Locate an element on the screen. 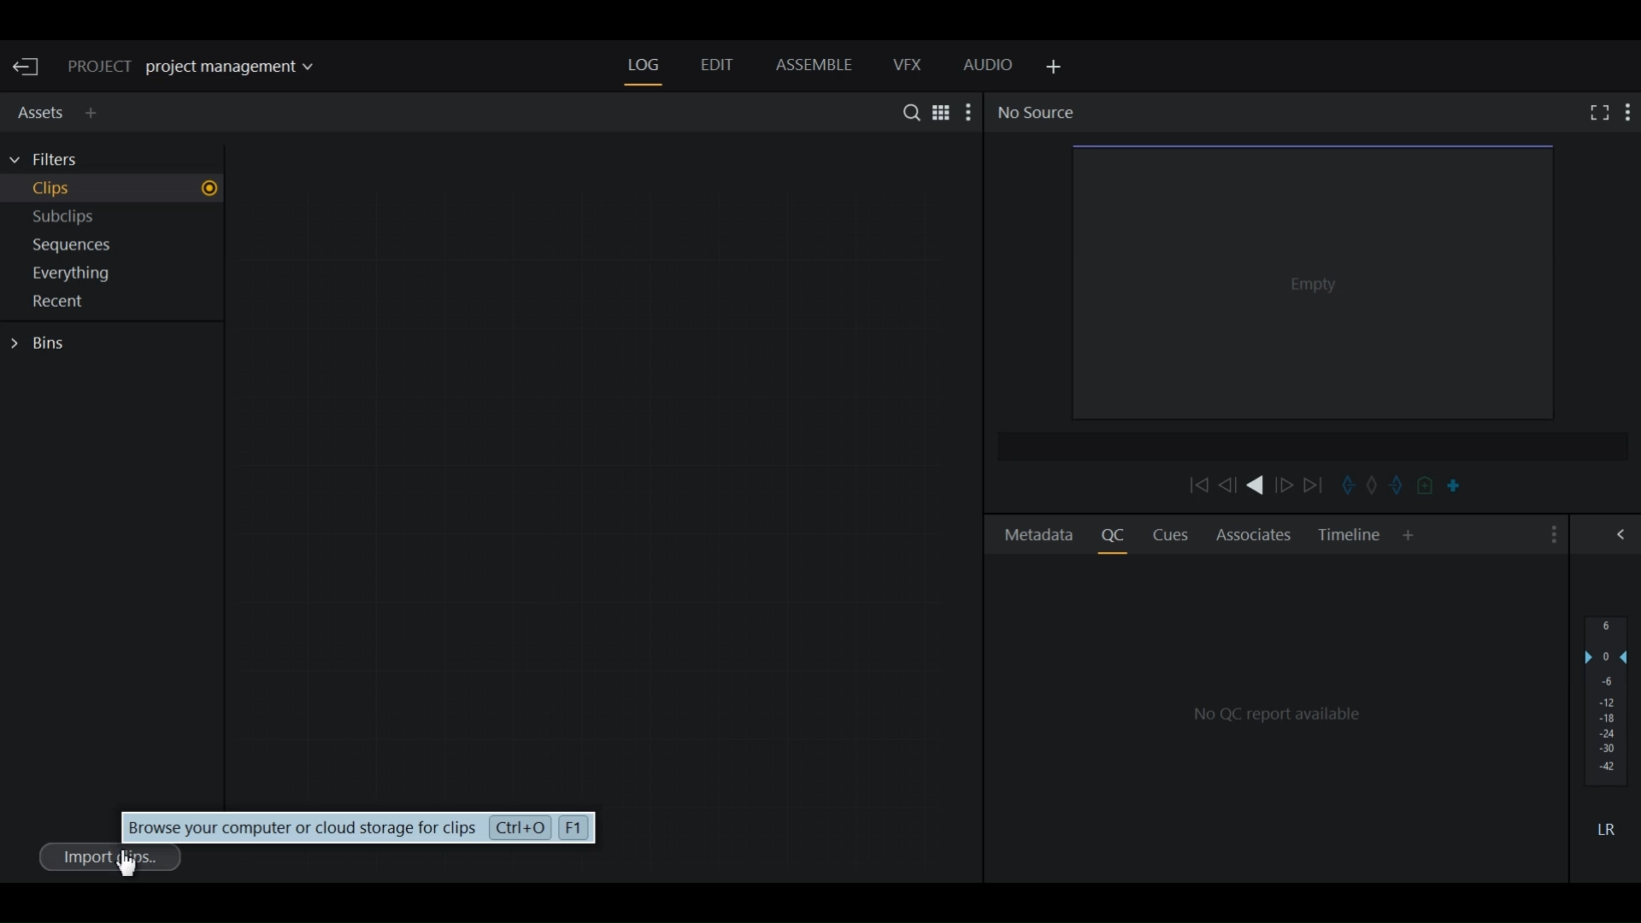 This screenshot has height=923, width=1641. Bins is located at coordinates (43, 344).